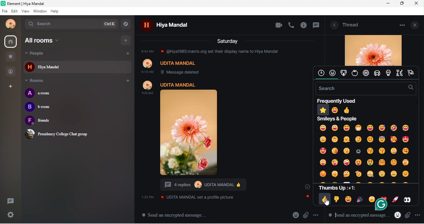 The height and width of the screenshot is (224, 424). I want to click on Reacted to multiple messages in a row using emoji, so click(202, 186).